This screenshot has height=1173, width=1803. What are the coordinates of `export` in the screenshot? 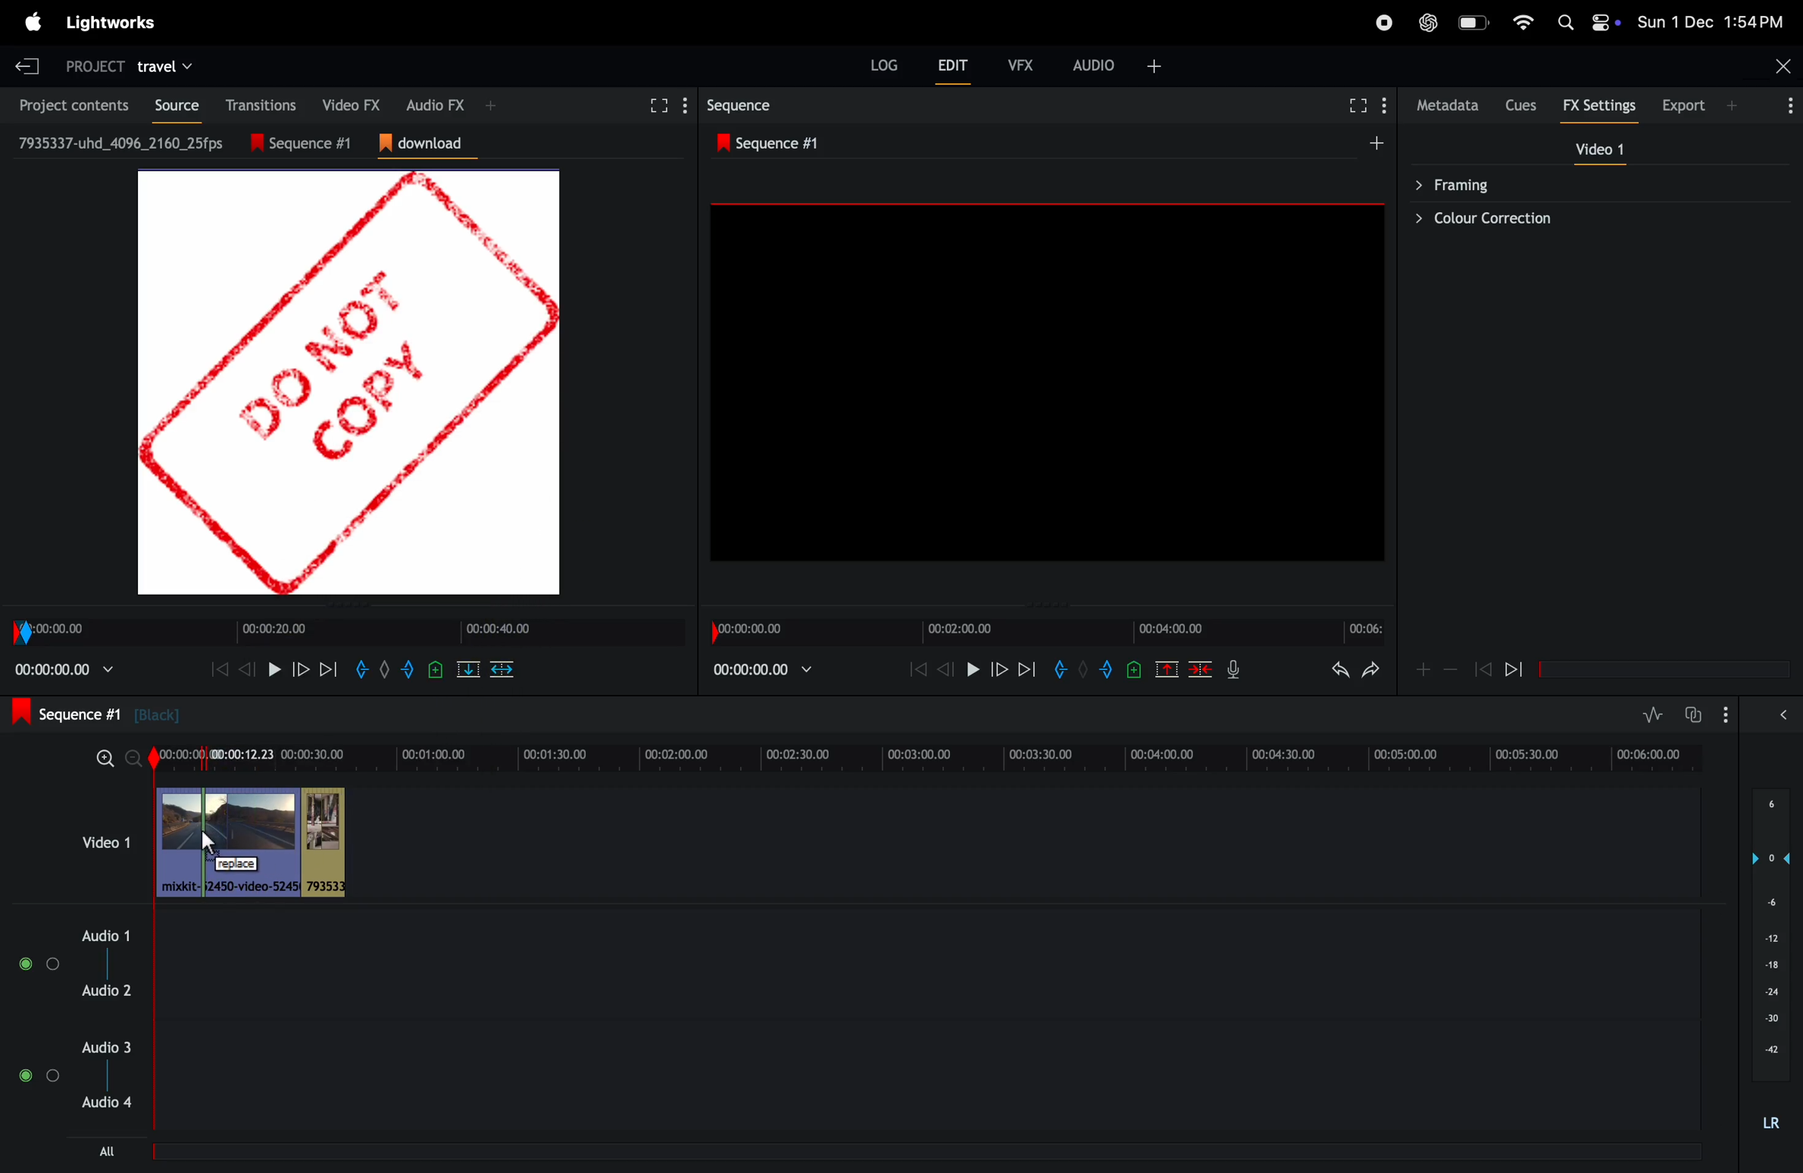 It's located at (1685, 105).